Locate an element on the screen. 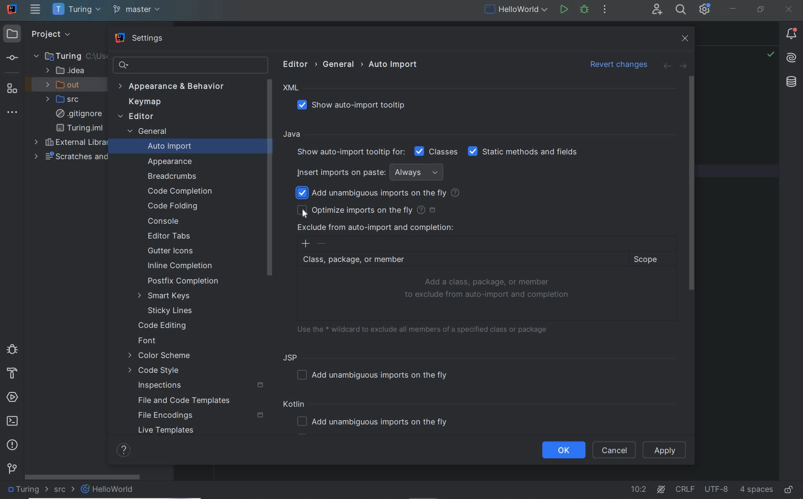 This screenshot has width=803, height=499. Turing(project name) is located at coordinates (76, 10).